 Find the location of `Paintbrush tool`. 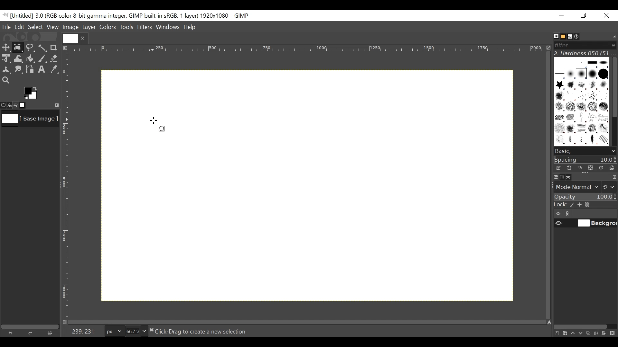

Paintbrush tool is located at coordinates (42, 59).